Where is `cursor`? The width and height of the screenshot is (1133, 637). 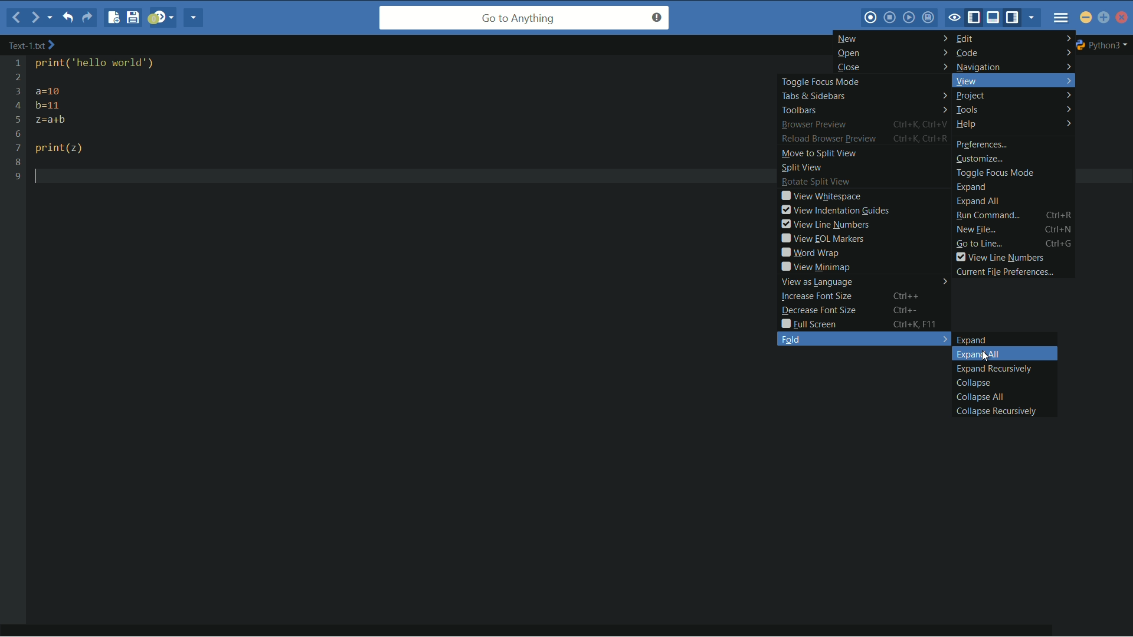 cursor is located at coordinates (988, 359).